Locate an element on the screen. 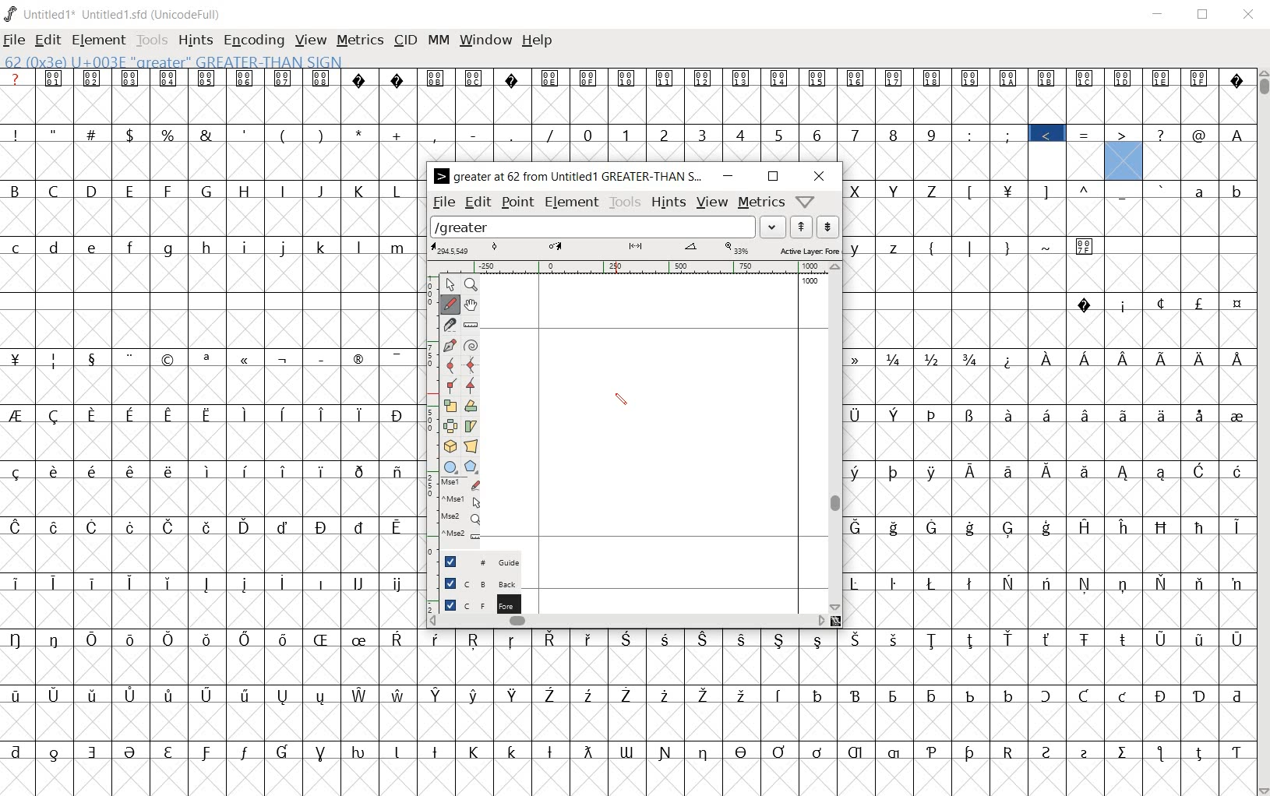  file is located at coordinates (14, 41).